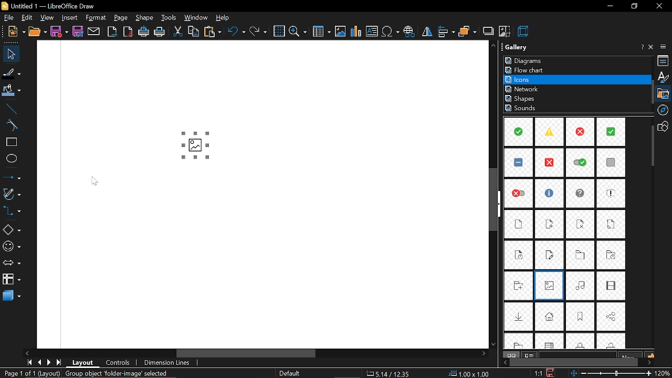 This screenshot has width=672, height=378. Describe the element at coordinates (8, 18) in the screenshot. I see `file` at that location.